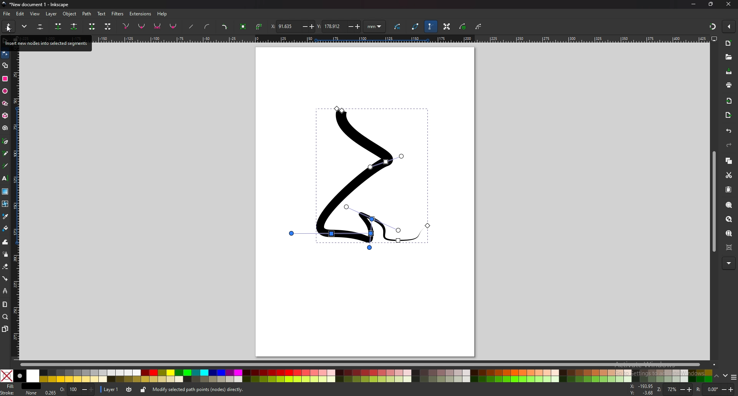 This screenshot has width=738, height=396. Describe the element at coordinates (21, 13) in the screenshot. I see `edit` at that location.